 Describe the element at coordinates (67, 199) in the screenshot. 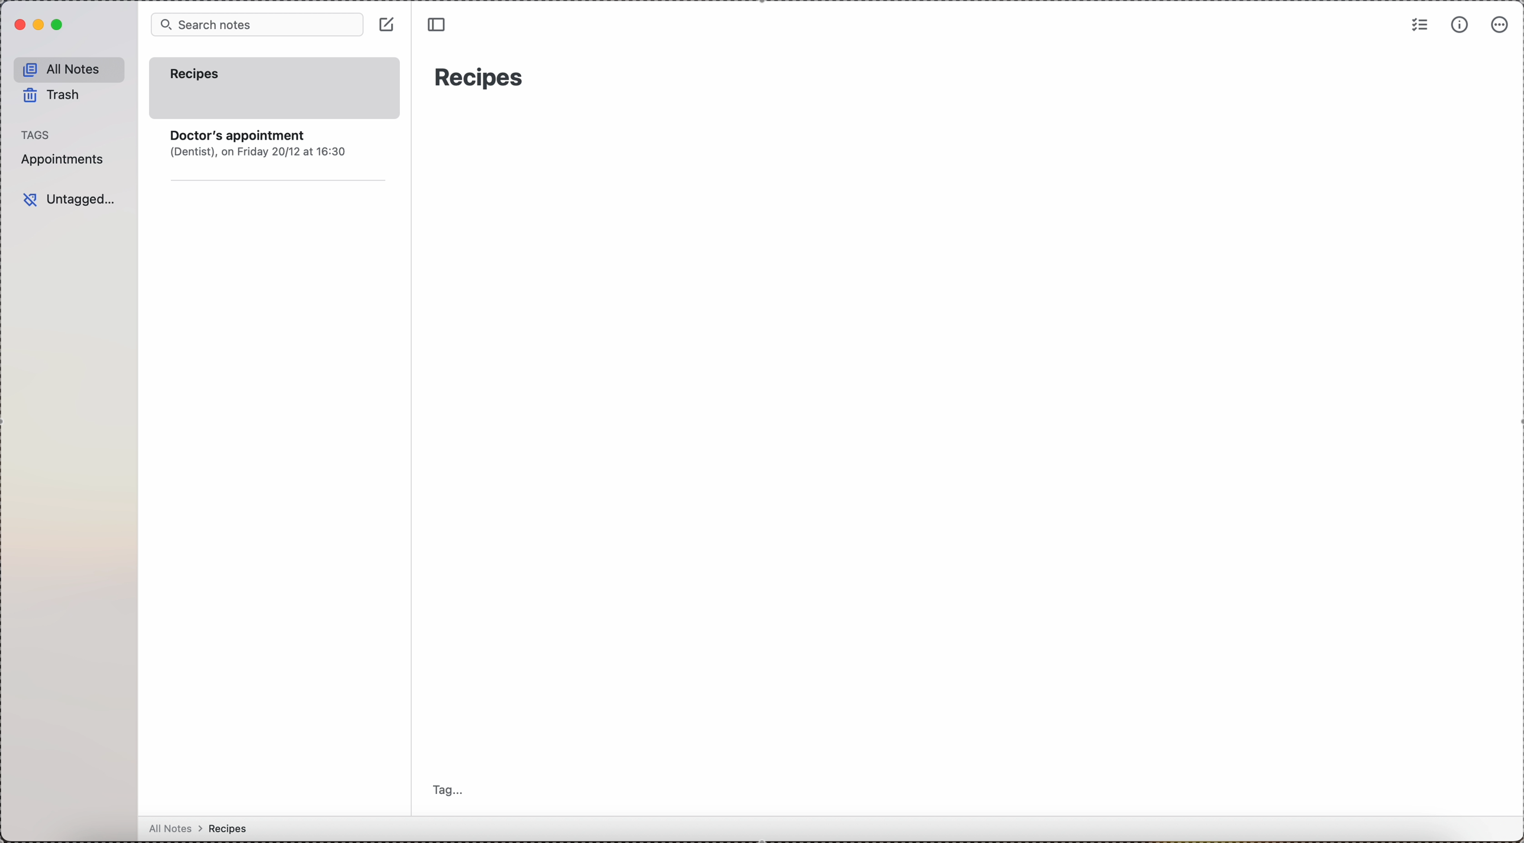

I see `untagged` at that location.